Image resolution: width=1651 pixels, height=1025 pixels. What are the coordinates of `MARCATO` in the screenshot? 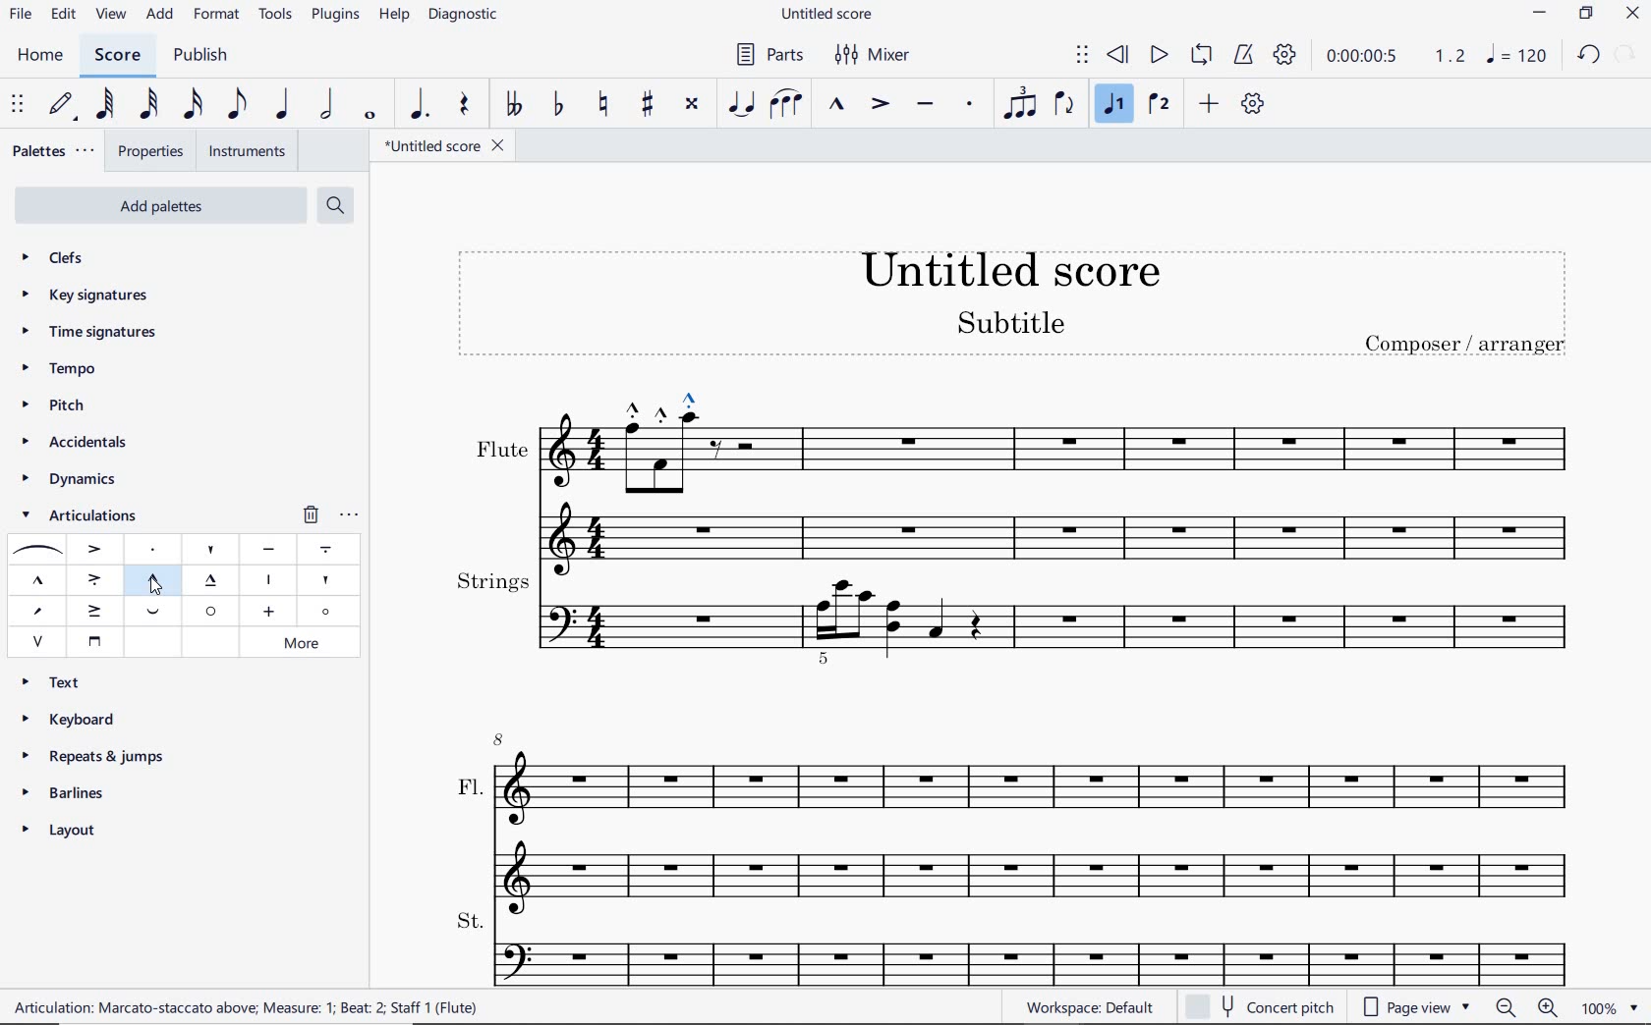 It's located at (838, 105).